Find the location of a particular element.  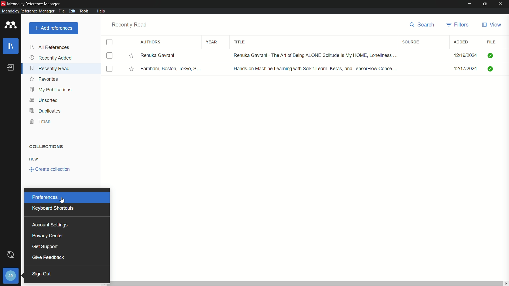

recently read is located at coordinates (49, 68).